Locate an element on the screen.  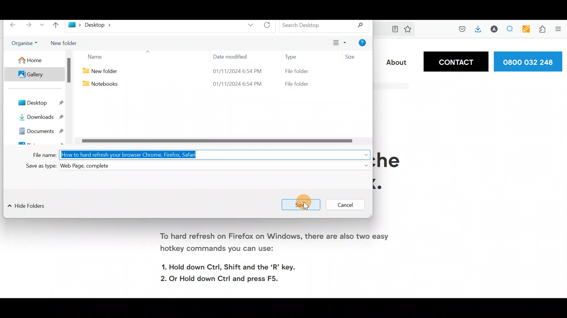
How to hard refresh your browser Chrome, Firefox, Safari is located at coordinates (131, 154).